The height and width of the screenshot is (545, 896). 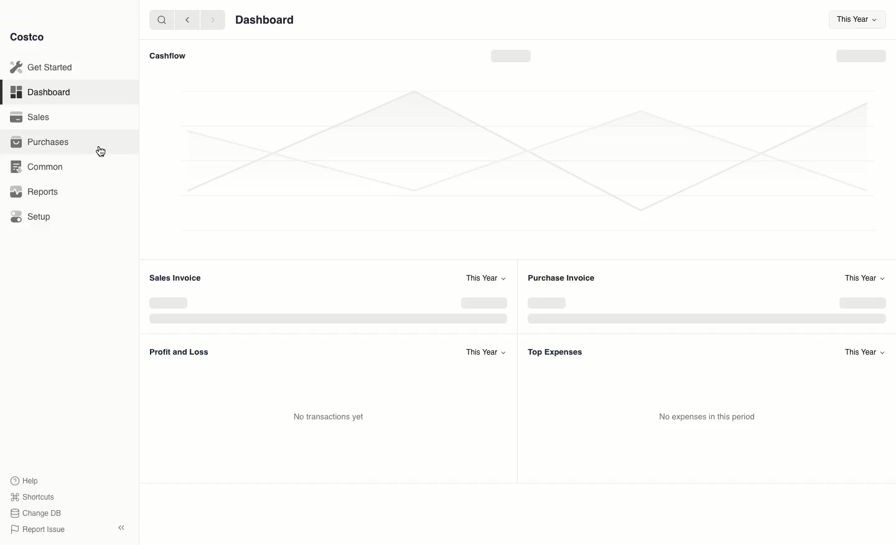 What do you see at coordinates (170, 56) in the screenshot?
I see `Cashflow` at bounding box center [170, 56].